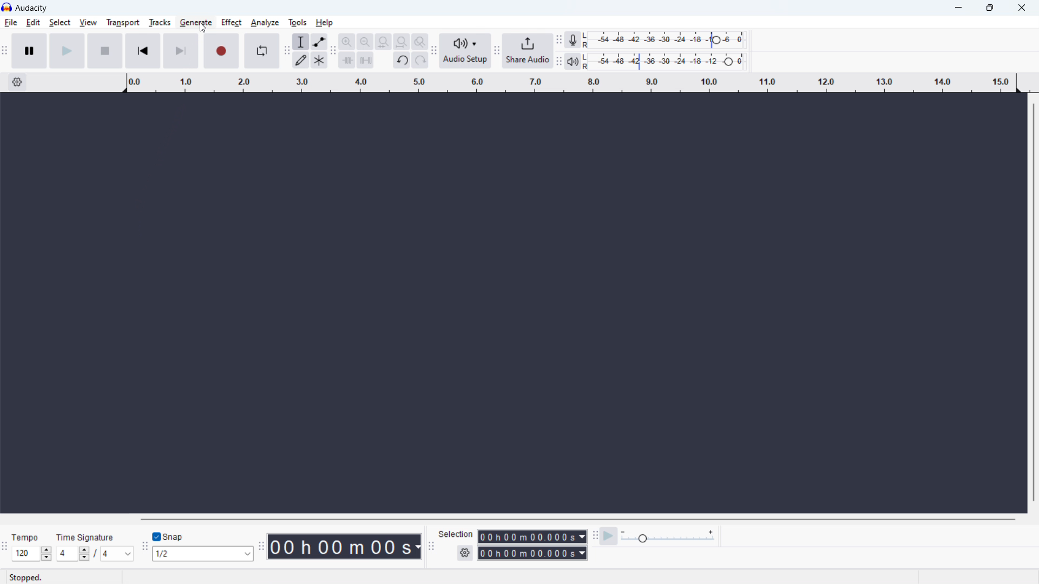  Describe the element at coordinates (260, 545) in the screenshot. I see `time toolbar` at that location.